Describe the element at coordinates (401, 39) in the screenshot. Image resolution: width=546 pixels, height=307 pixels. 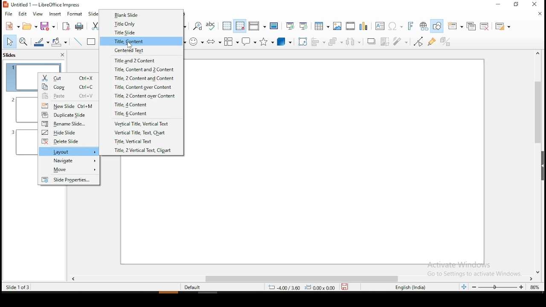
I see `filter` at that location.